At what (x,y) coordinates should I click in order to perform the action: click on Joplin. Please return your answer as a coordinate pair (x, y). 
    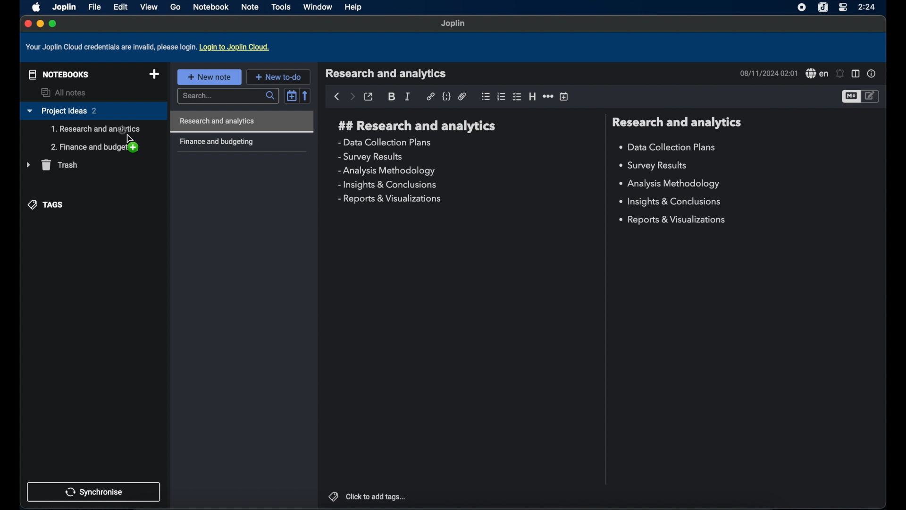
    Looking at the image, I should click on (453, 24).